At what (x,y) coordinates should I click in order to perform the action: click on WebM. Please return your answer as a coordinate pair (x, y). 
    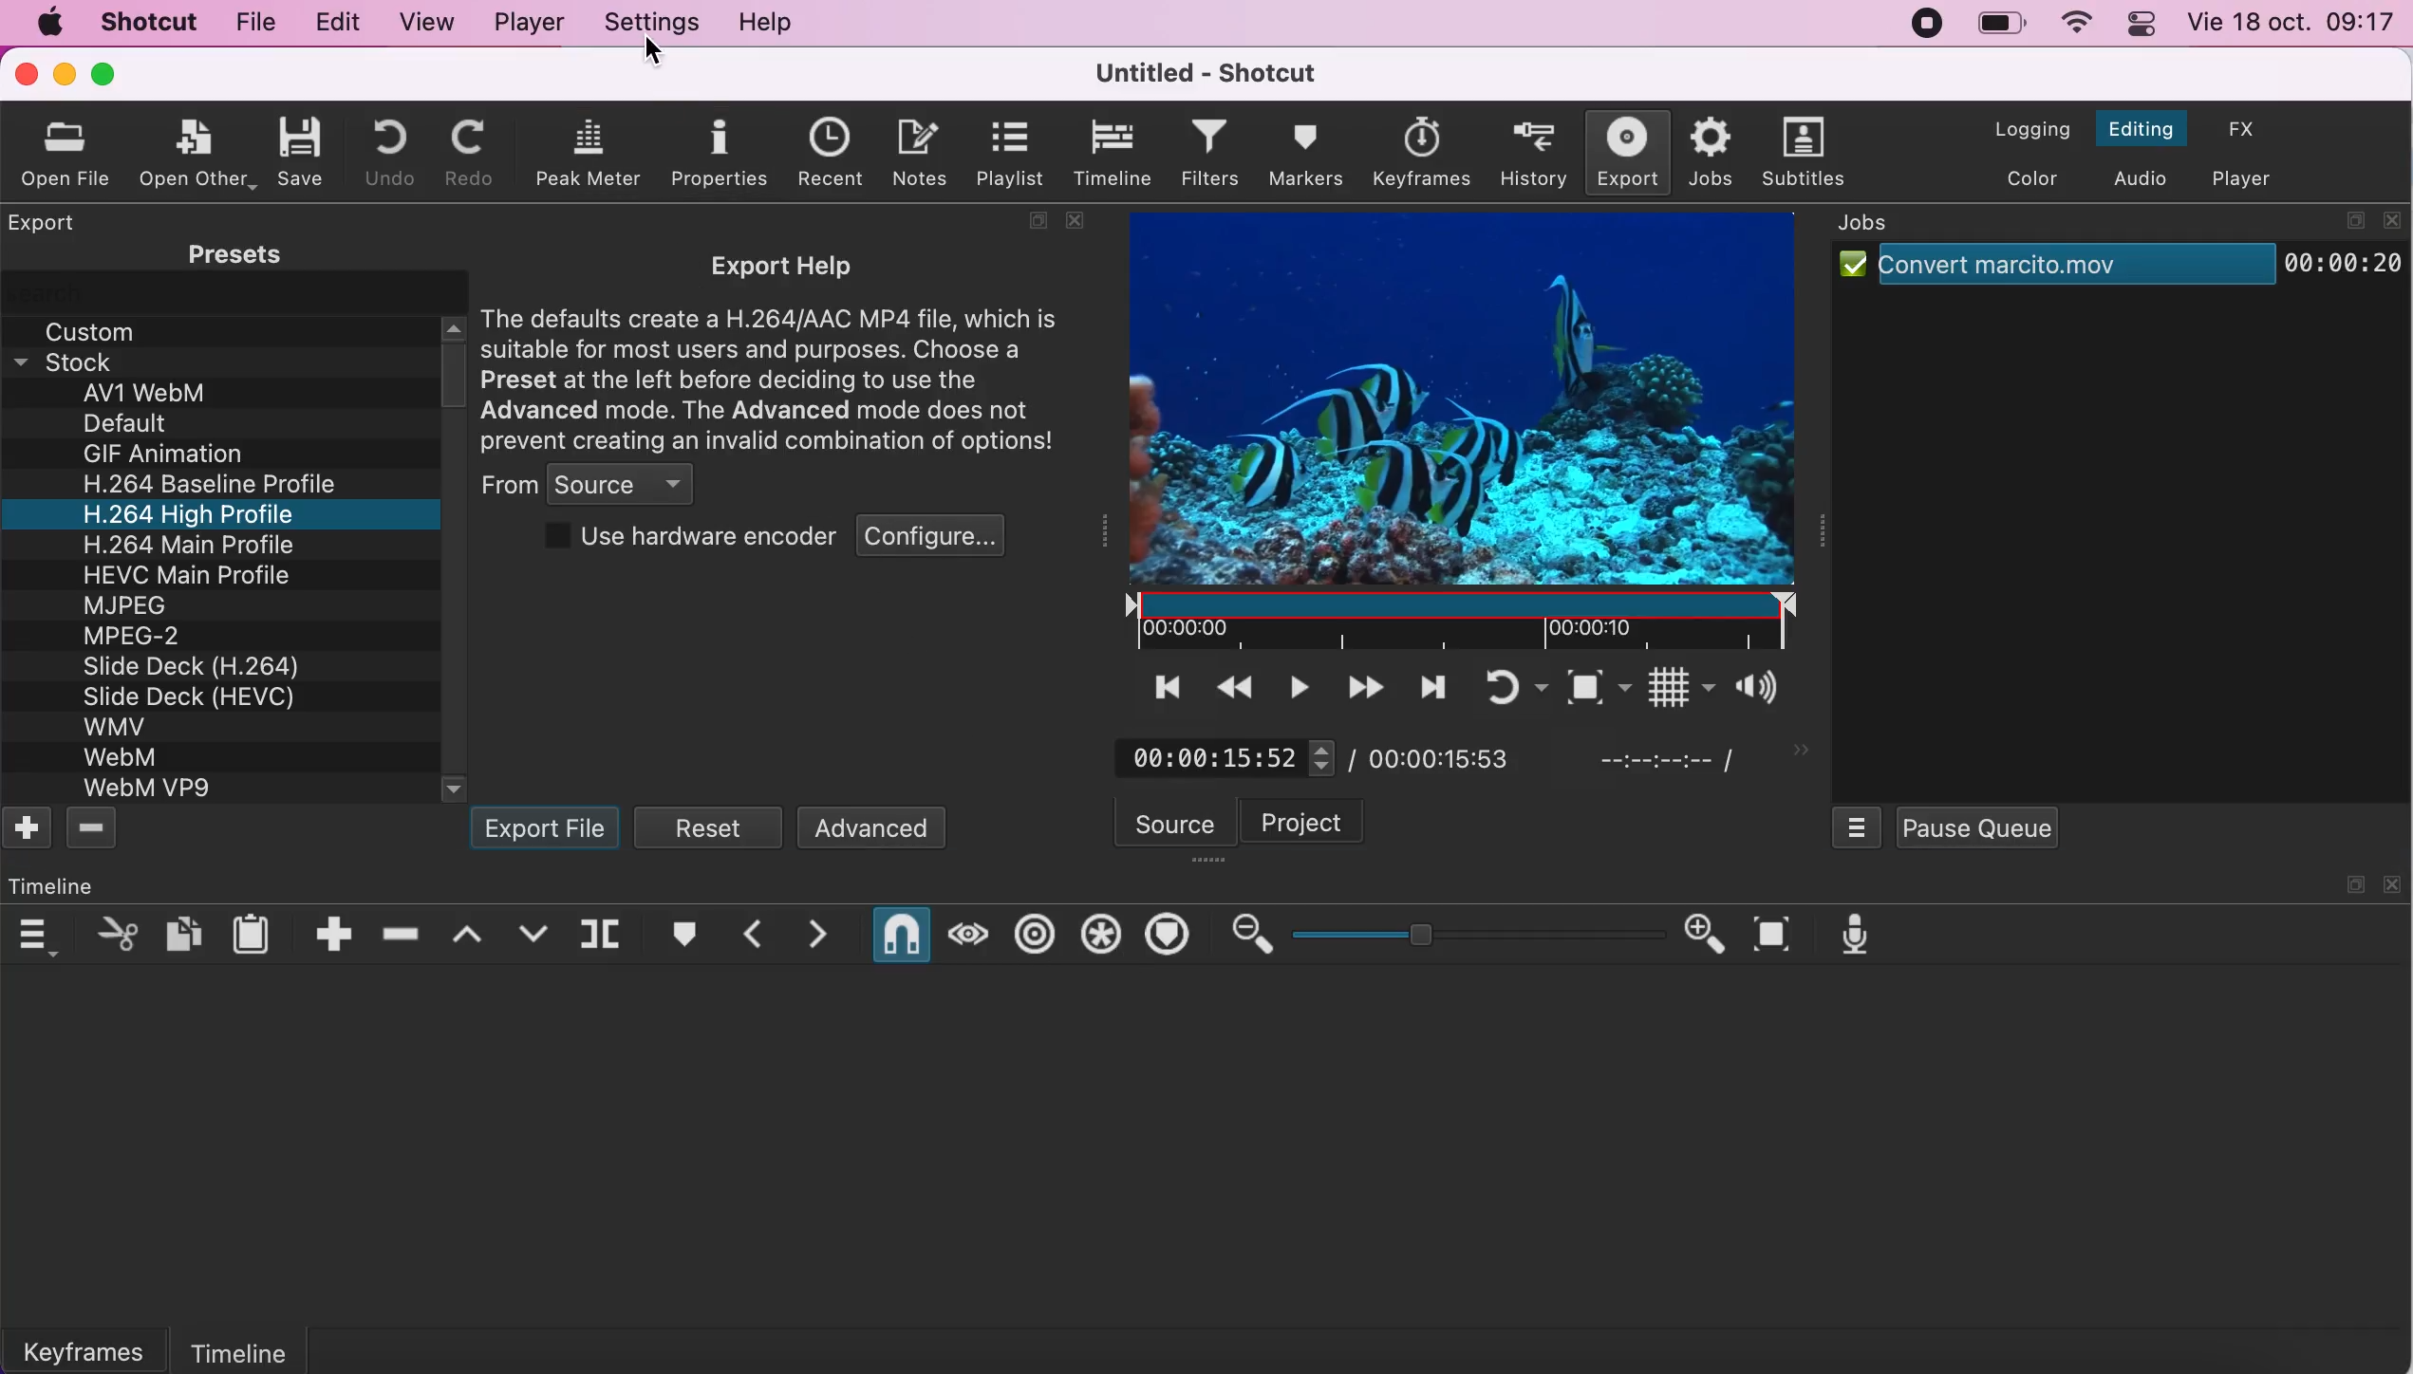
    Looking at the image, I should click on (128, 756).